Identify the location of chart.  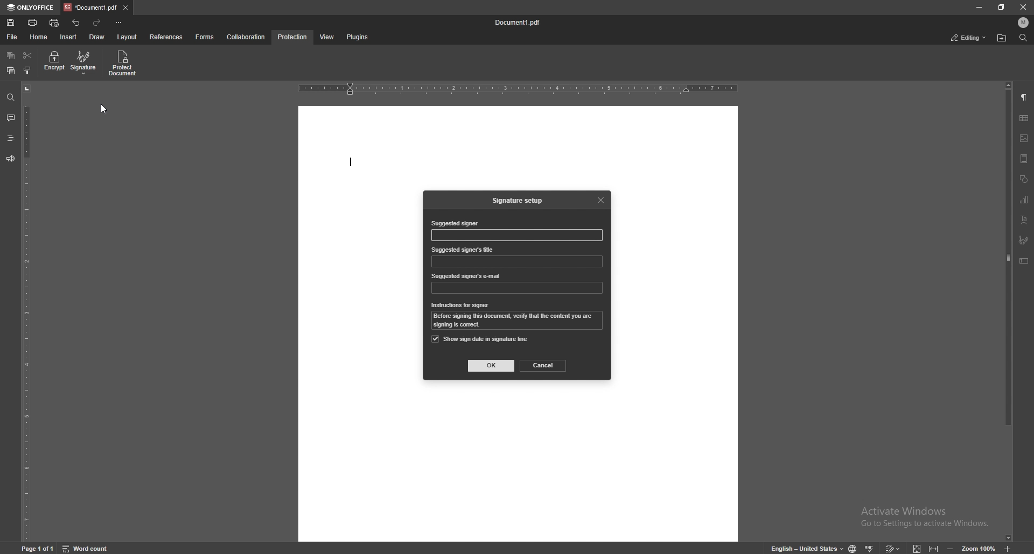
(1024, 200).